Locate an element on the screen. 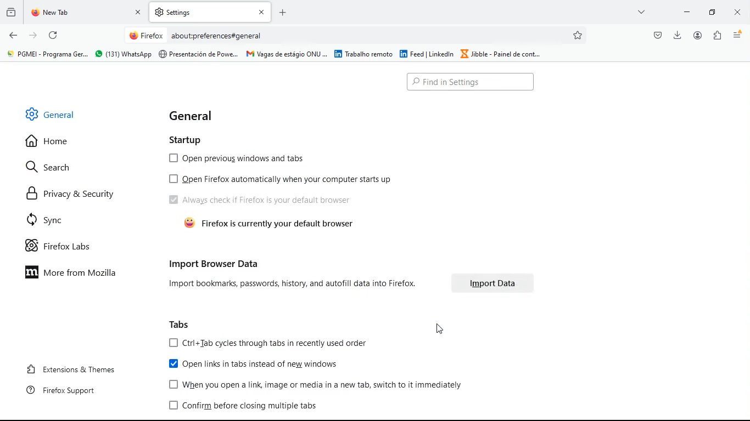  favorites is located at coordinates (578, 35).